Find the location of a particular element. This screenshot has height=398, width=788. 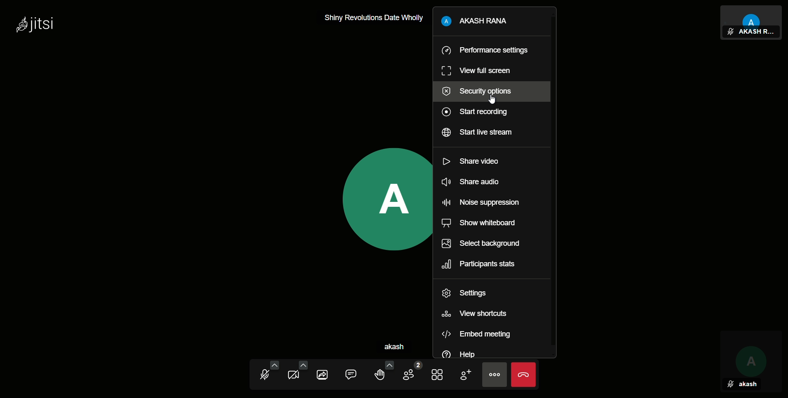

share audio is located at coordinates (470, 183).